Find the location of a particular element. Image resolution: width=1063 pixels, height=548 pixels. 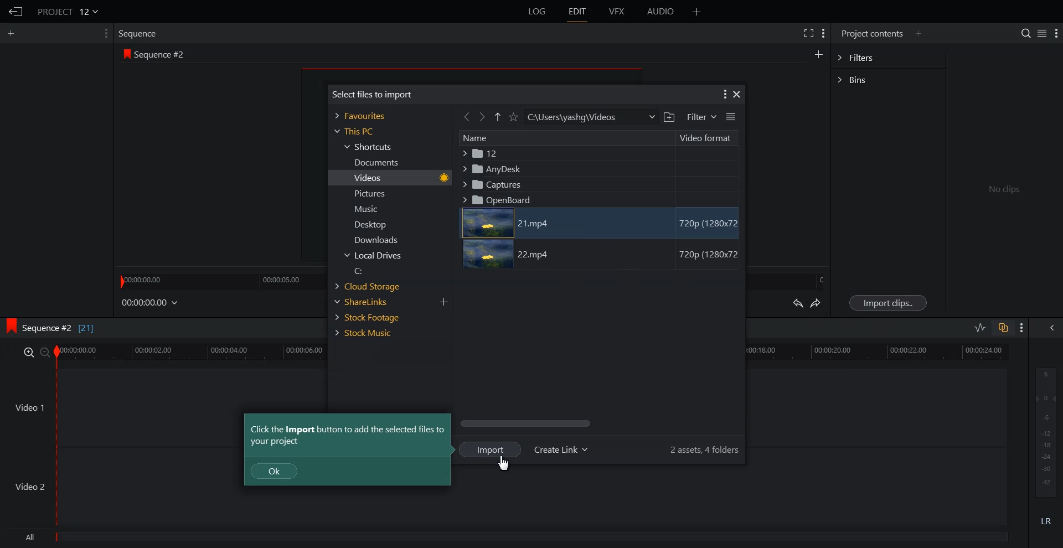

No clips is located at coordinates (1000, 187).